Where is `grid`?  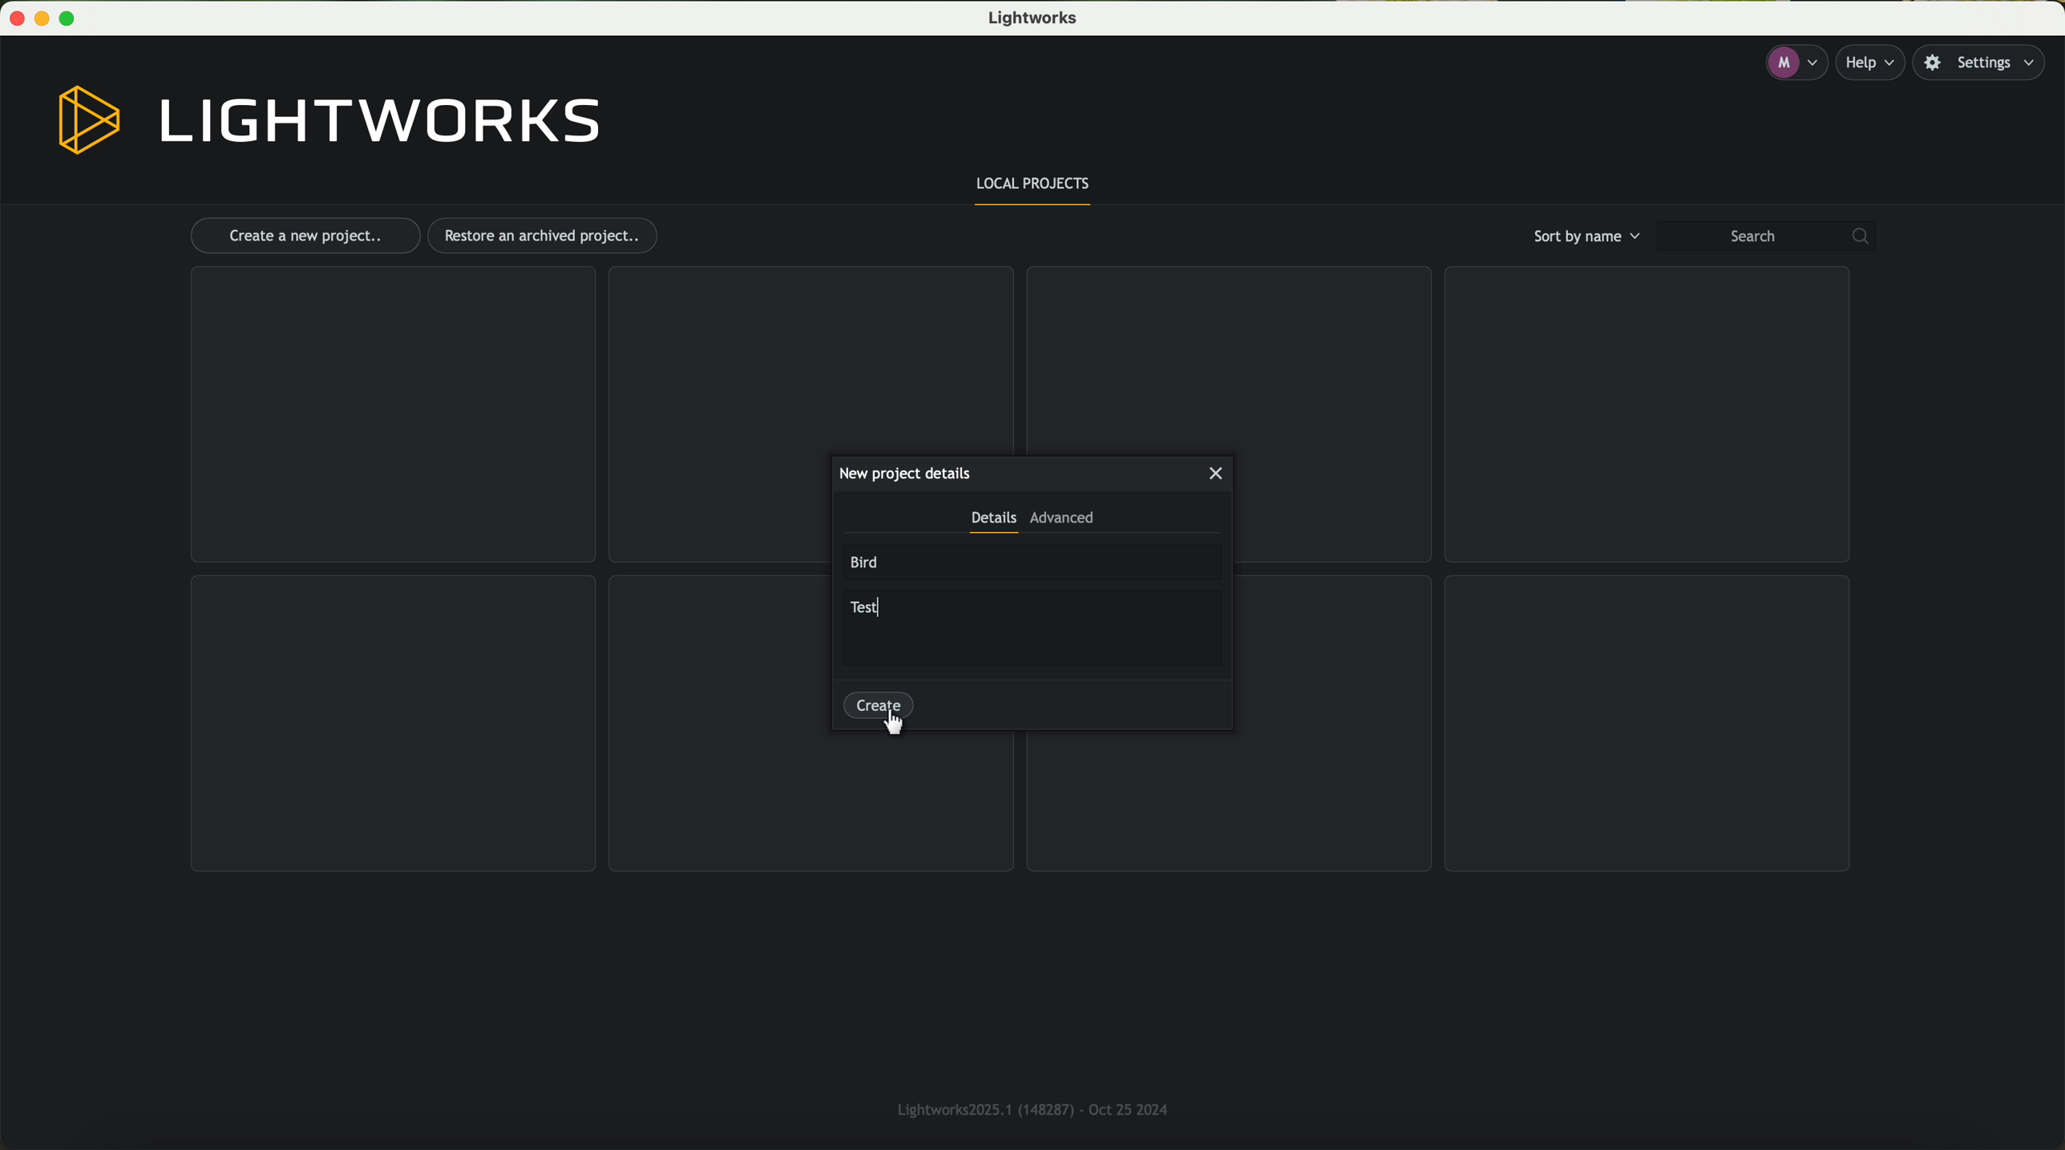 grid is located at coordinates (812, 805).